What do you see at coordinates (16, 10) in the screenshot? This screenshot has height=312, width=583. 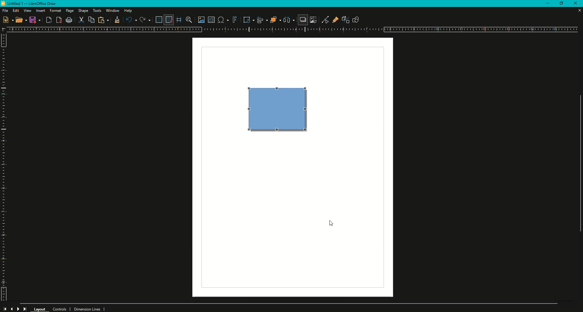 I see `Edit` at bounding box center [16, 10].